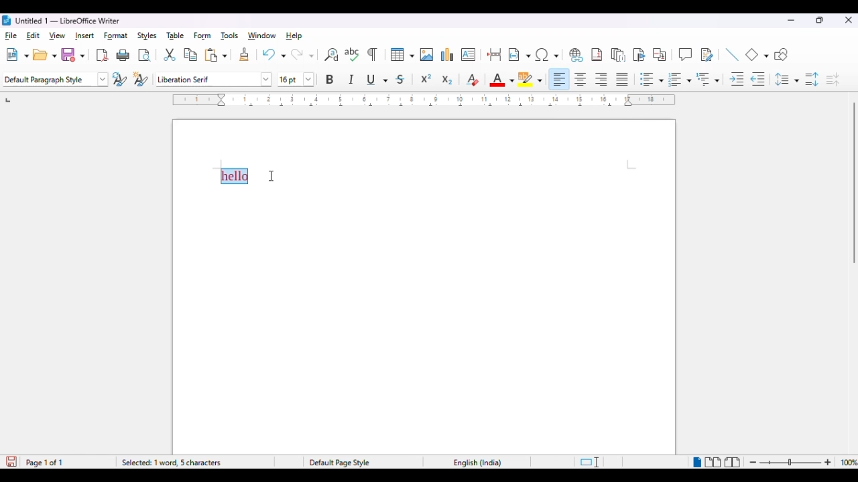  I want to click on increase paragraph spacing, so click(812, 80).